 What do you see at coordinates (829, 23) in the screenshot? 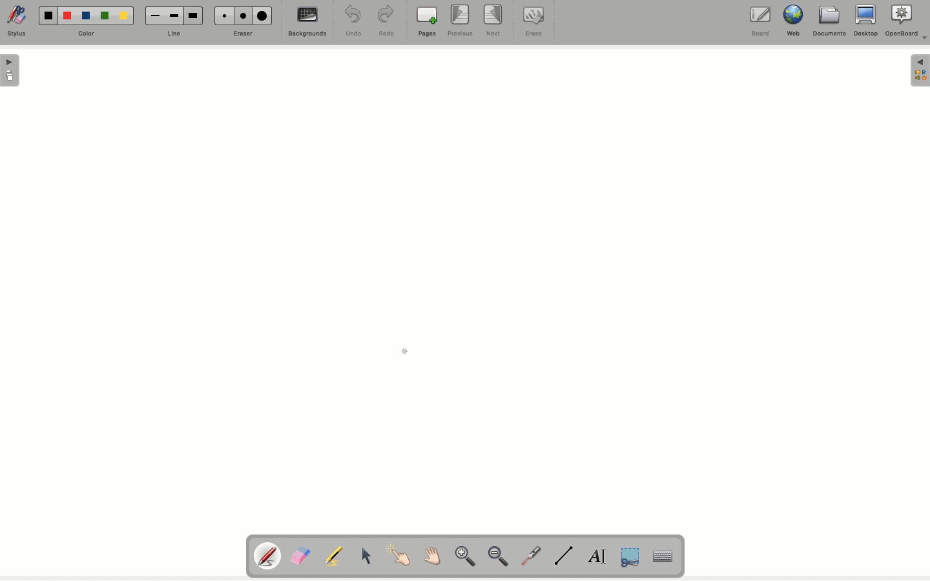
I see `Documents` at bounding box center [829, 23].